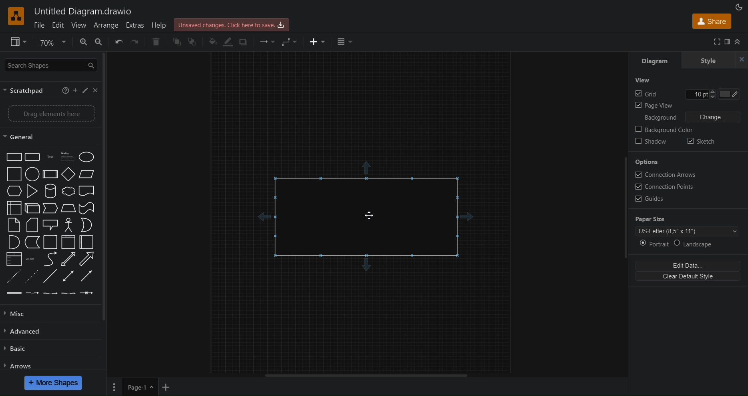 The height and width of the screenshot is (396, 748). Describe the element at coordinates (23, 314) in the screenshot. I see `Misc` at that location.